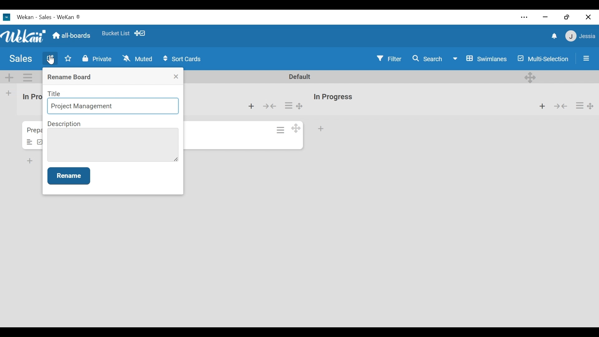 This screenshot has width=599, height=337. Describe the element at coordinates (428, 59) in the screenshot. I see `Search` at that location.